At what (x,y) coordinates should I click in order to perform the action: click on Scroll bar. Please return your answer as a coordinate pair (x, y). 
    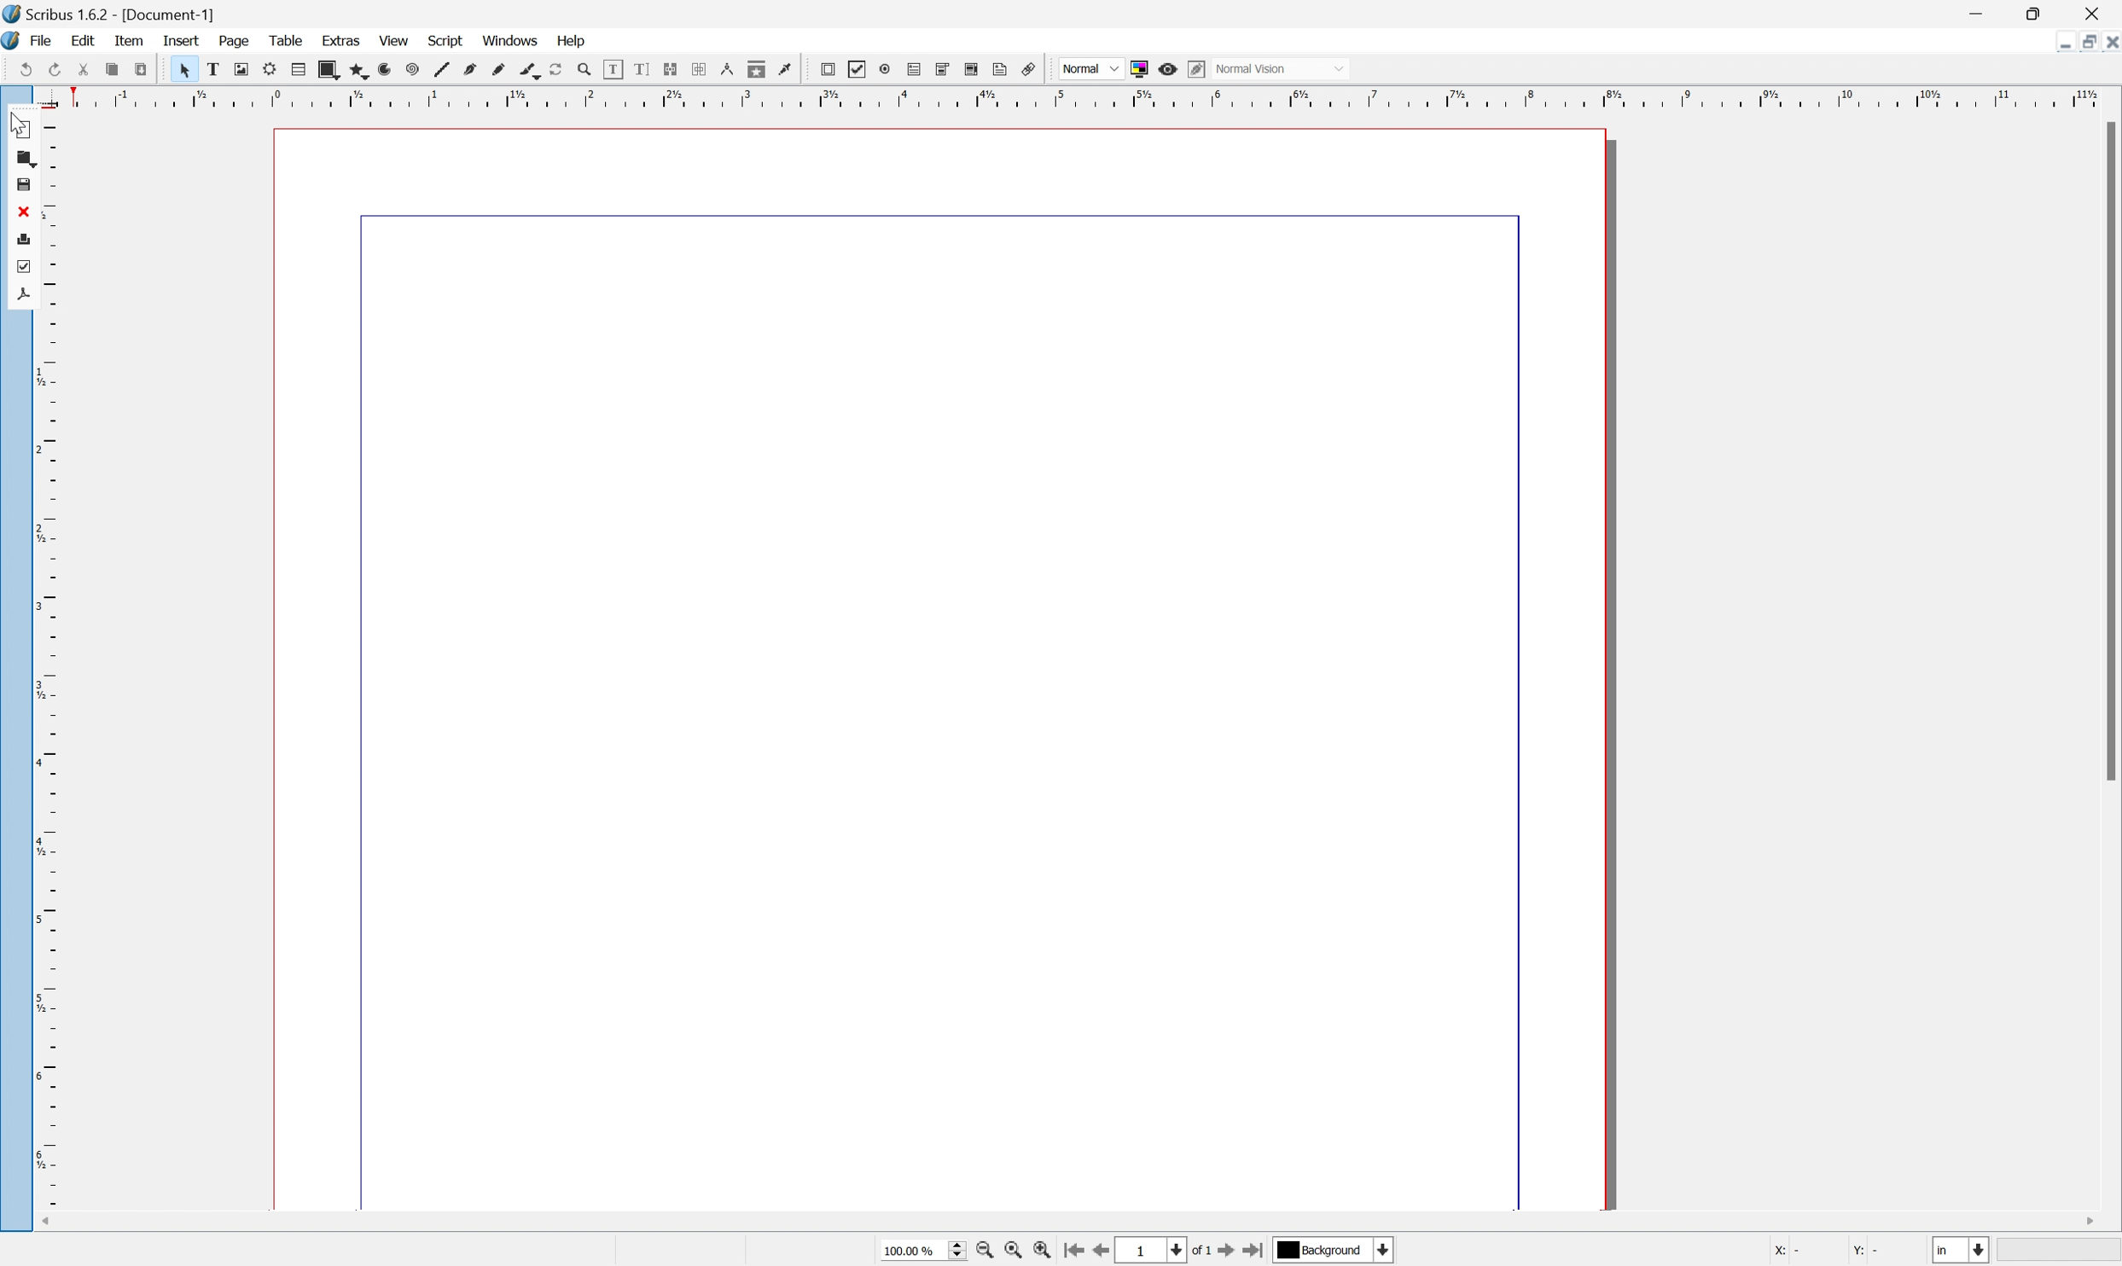
    Looking at the image, I should click on (2108, 450).